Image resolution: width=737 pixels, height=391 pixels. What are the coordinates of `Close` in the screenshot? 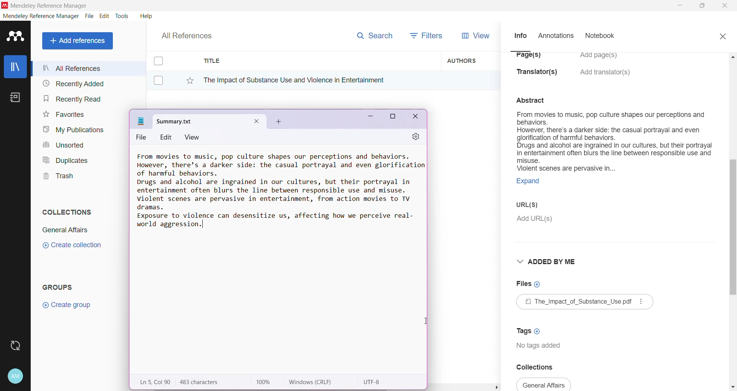 It's located at (722, 35).